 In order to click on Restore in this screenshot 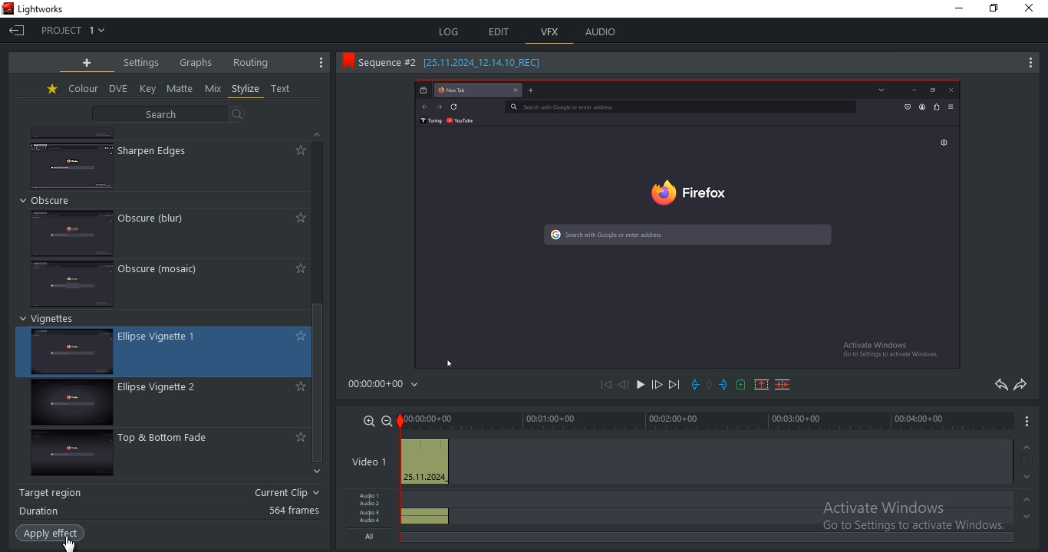, I will do `click(998, 7)`.